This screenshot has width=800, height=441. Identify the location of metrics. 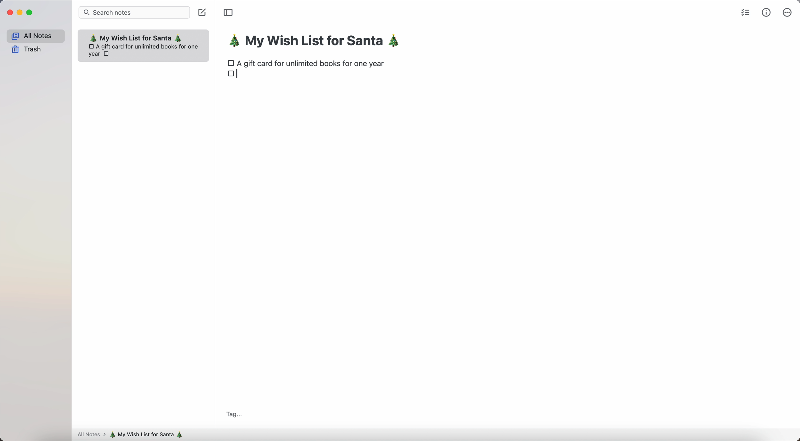
(766, 12).